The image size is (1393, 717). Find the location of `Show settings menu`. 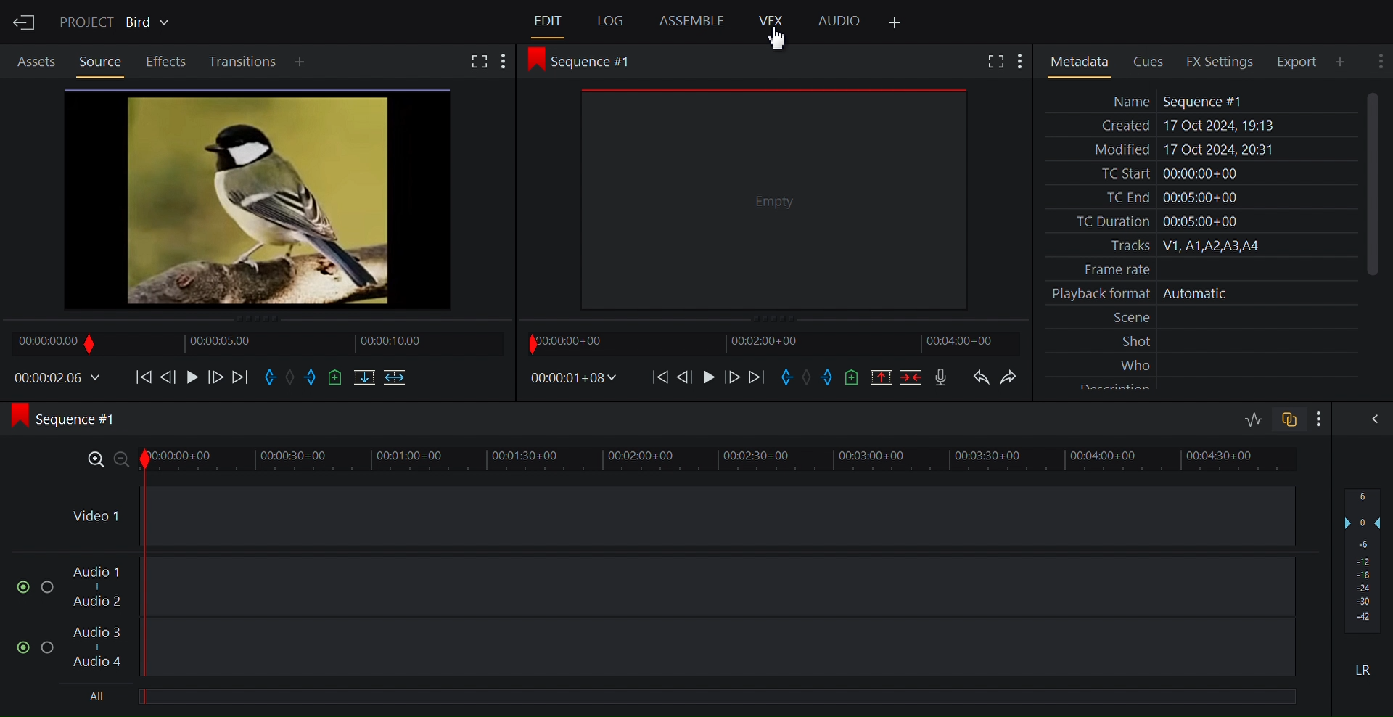

Show settings menu is located at coordinates (1321, 419).